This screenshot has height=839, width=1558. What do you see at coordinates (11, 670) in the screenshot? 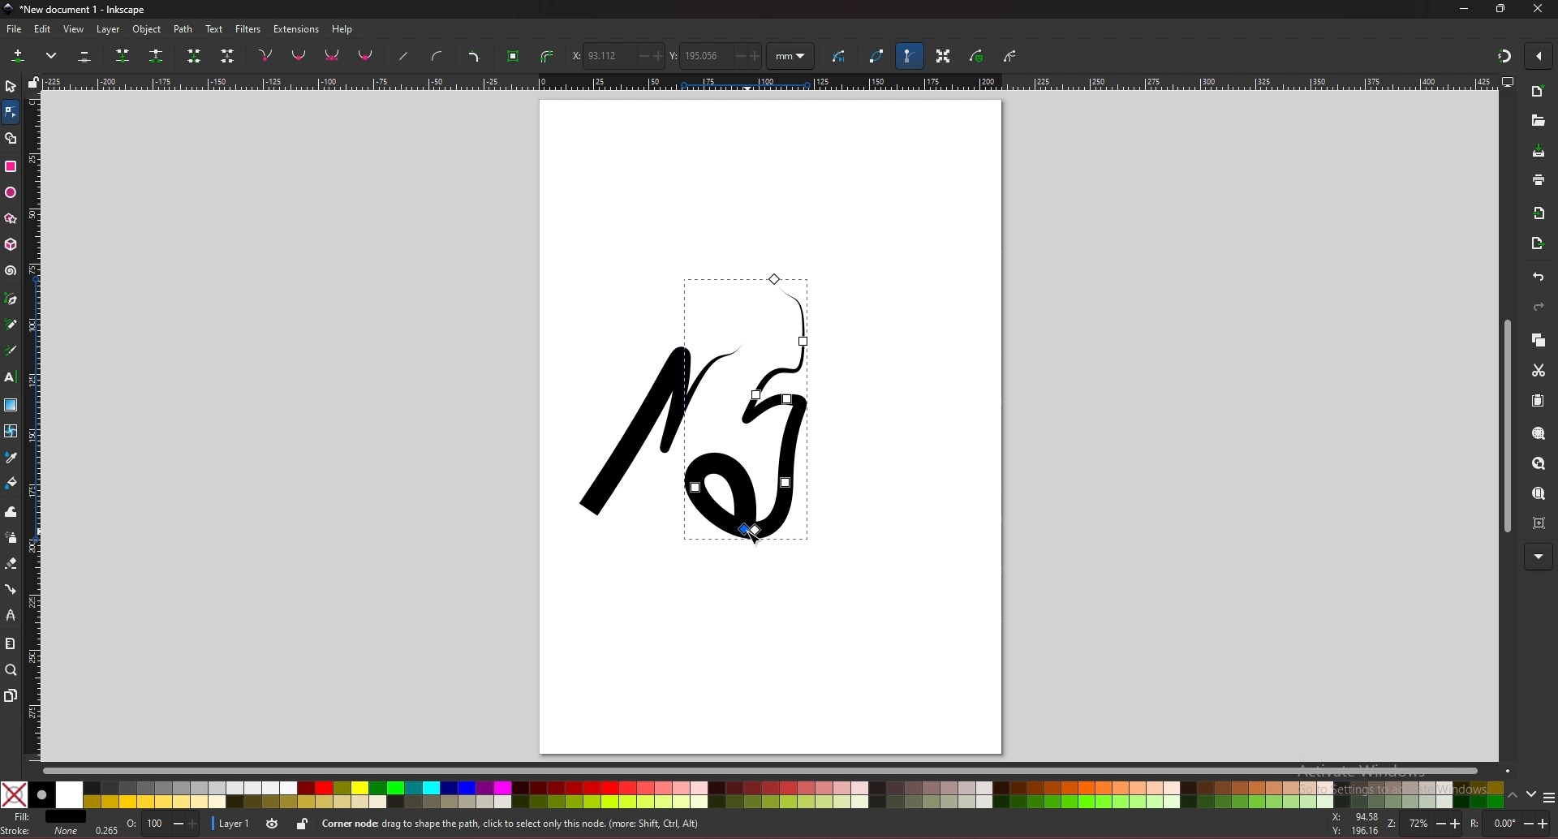
I see `zoom` at bounding box center [11, 670].